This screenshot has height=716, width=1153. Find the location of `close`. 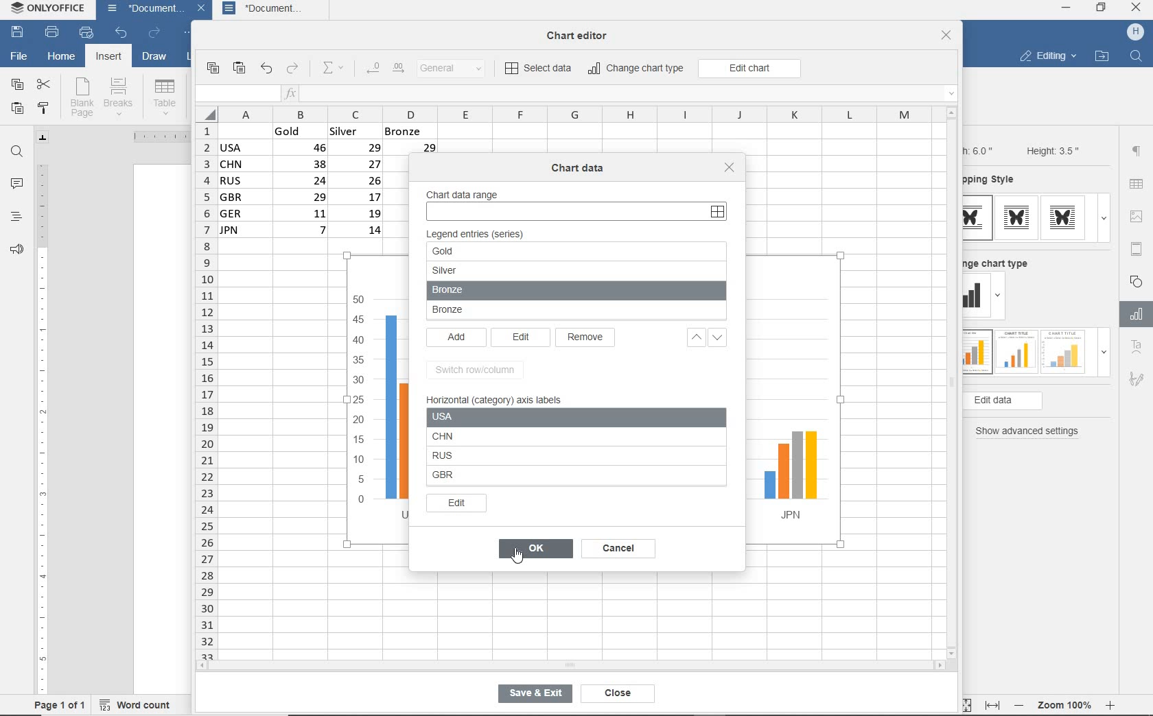

close is located at coordinates (203, 10).